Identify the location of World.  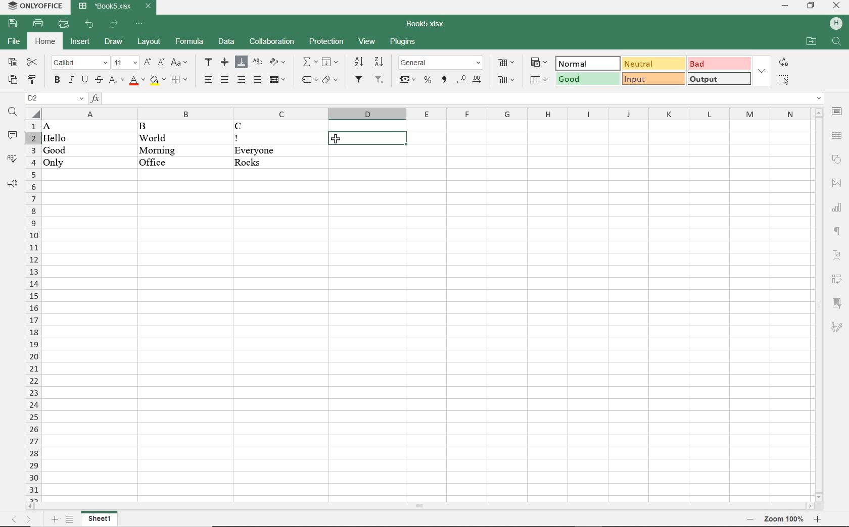
(166, 137).